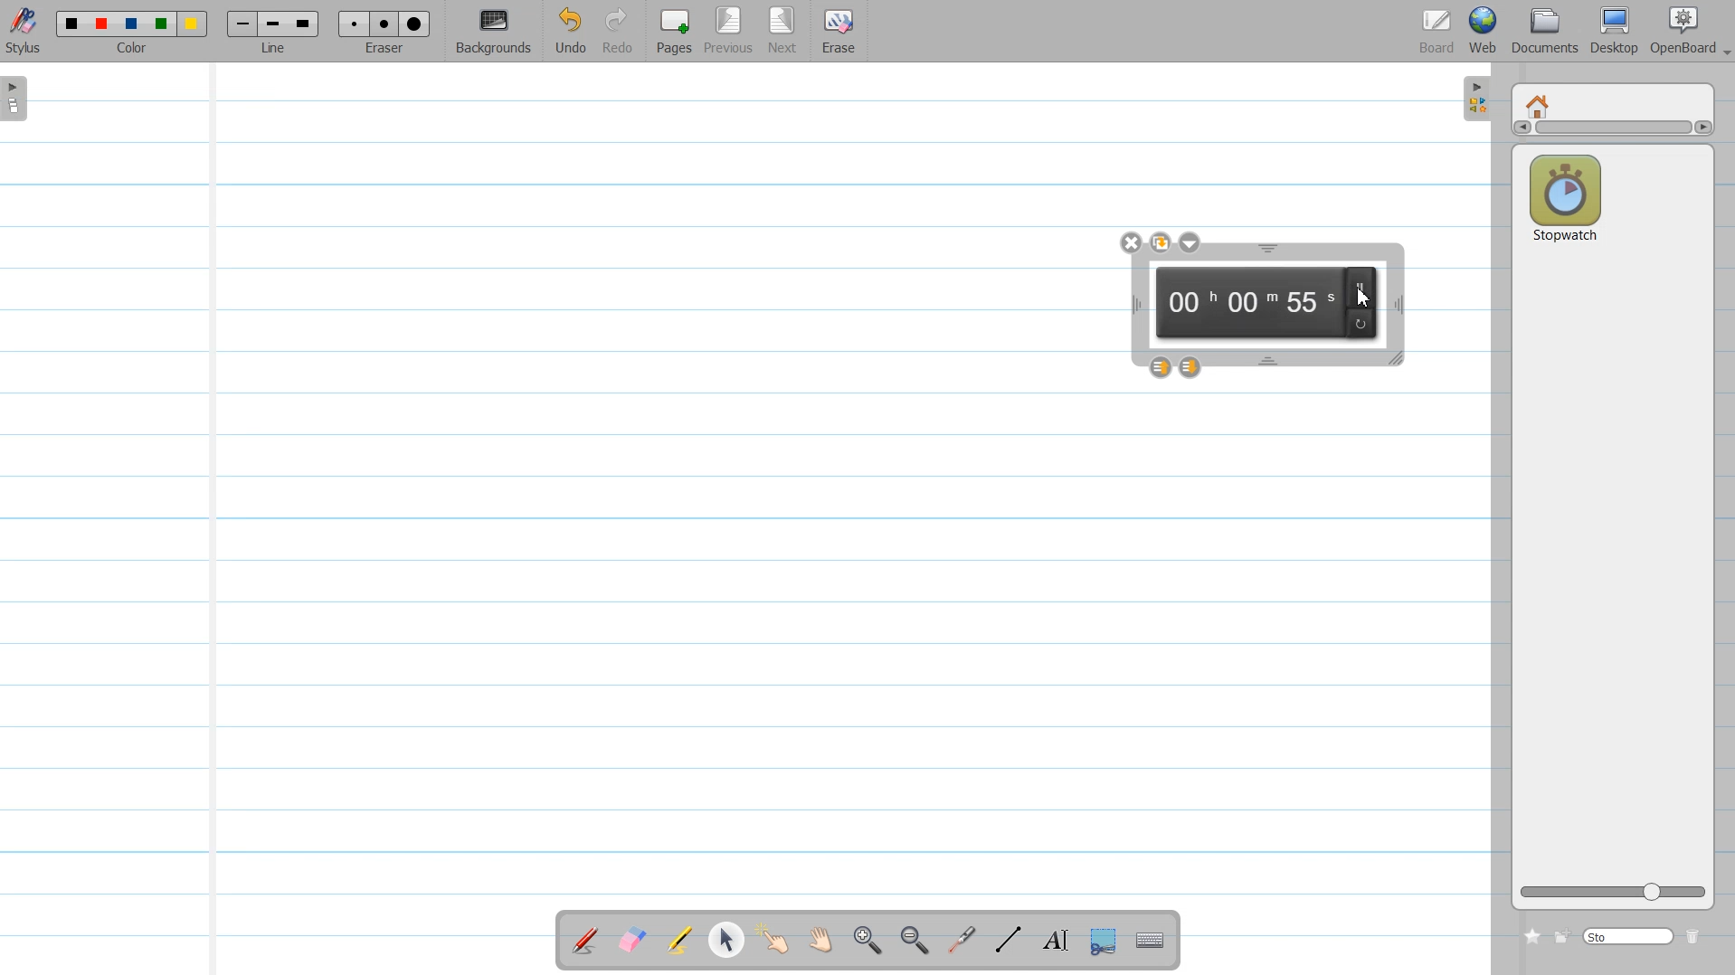 This screenshot has width=1735, height=975. Describe the element at coordinates (965, 941) in the screenshot. I see `Virtual laser pointer` at that location.